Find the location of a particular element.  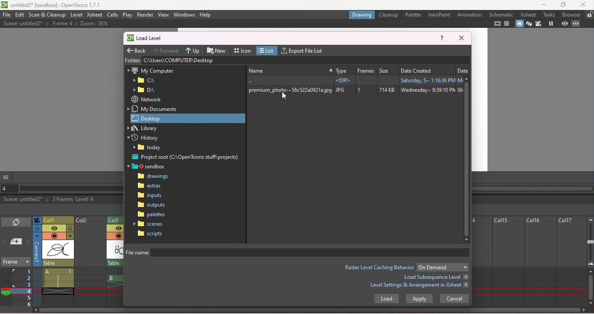

Freeze is located at coordinates (551, 24).